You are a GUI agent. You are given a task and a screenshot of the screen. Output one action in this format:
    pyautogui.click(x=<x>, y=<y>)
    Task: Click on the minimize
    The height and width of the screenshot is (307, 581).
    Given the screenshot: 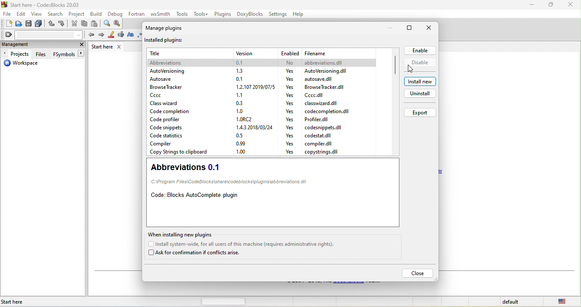 What is the action you would take?
    pyautogui.click(x=532, y=6)
    